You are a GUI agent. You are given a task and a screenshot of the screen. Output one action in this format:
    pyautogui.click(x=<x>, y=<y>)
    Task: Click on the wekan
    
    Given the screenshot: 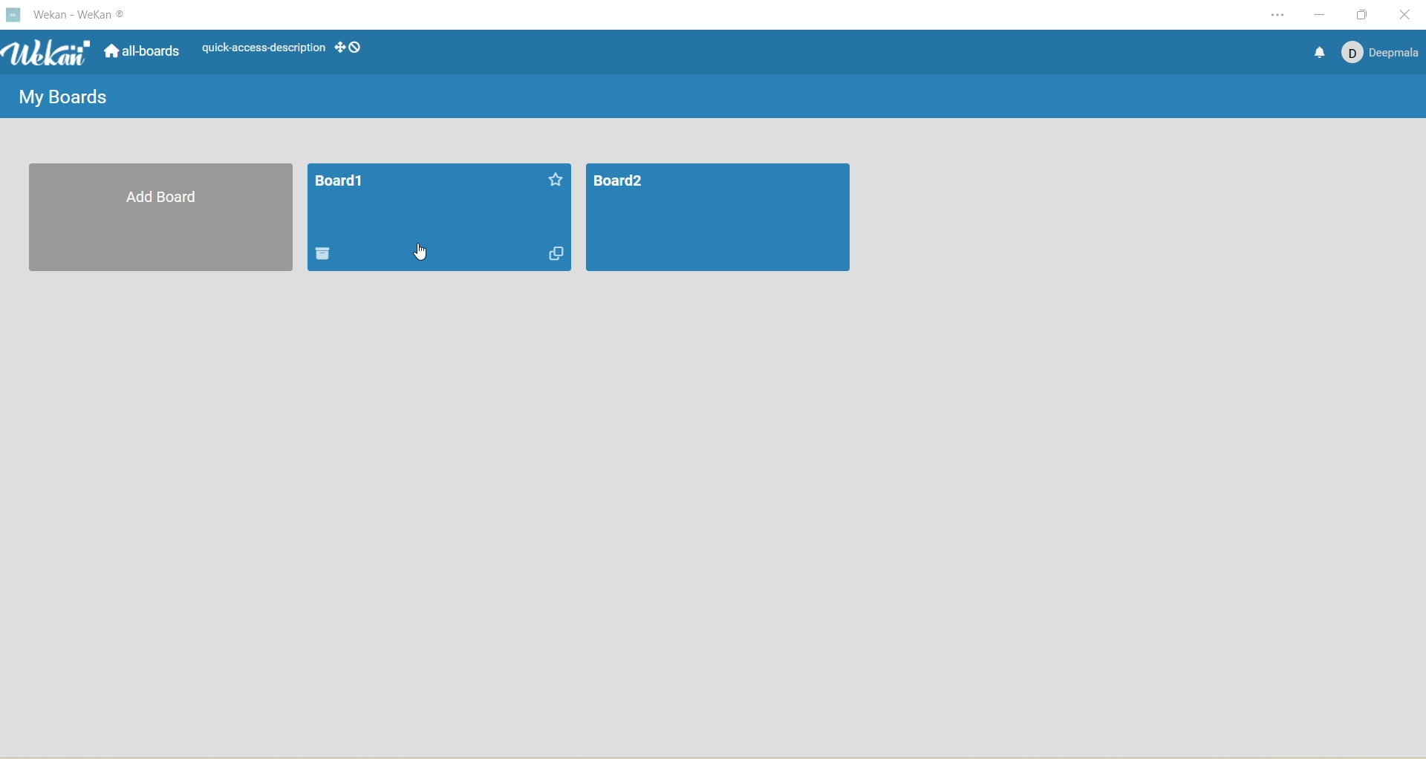 What is the action you would take?
    pyautogui.click(x=47, y=53)
    